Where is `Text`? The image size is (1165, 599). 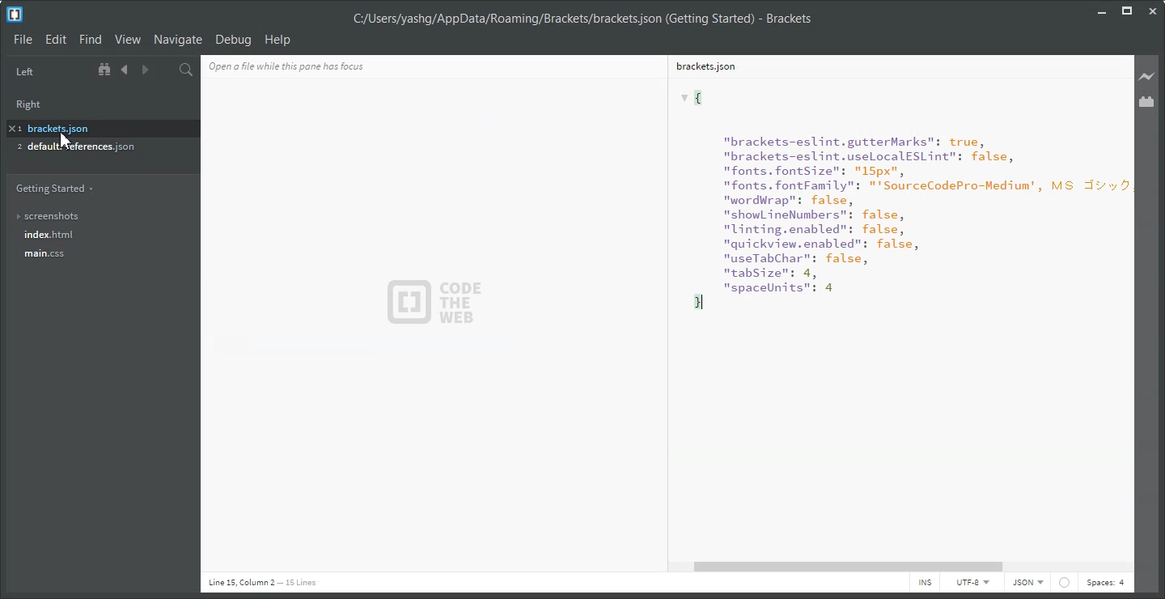 Text is located at coordinates (895, 317).